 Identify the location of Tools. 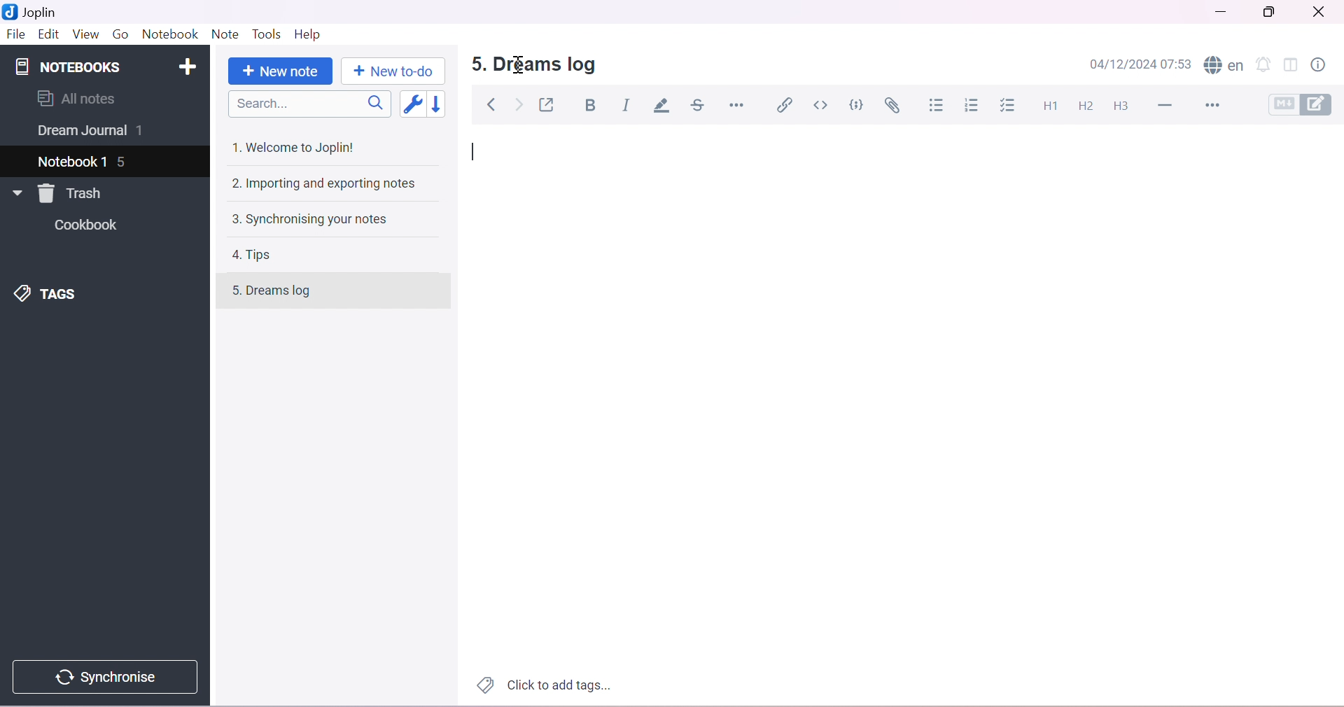
(268, 35).